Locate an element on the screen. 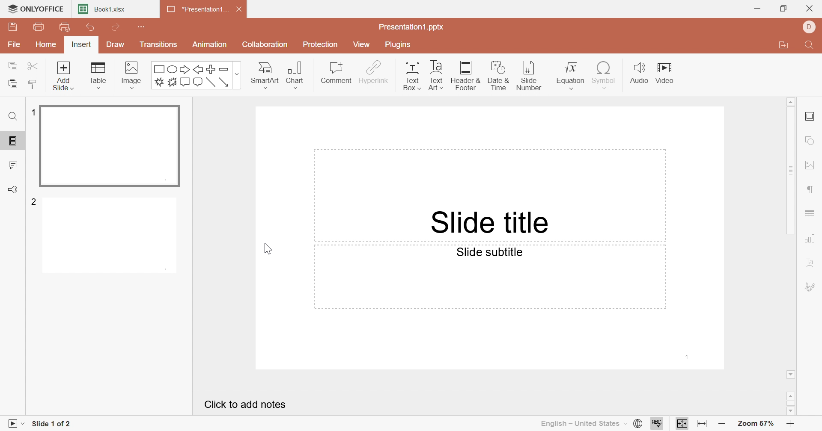 The image size is (822, 431). Cursor is located at coordinates (266, 249).